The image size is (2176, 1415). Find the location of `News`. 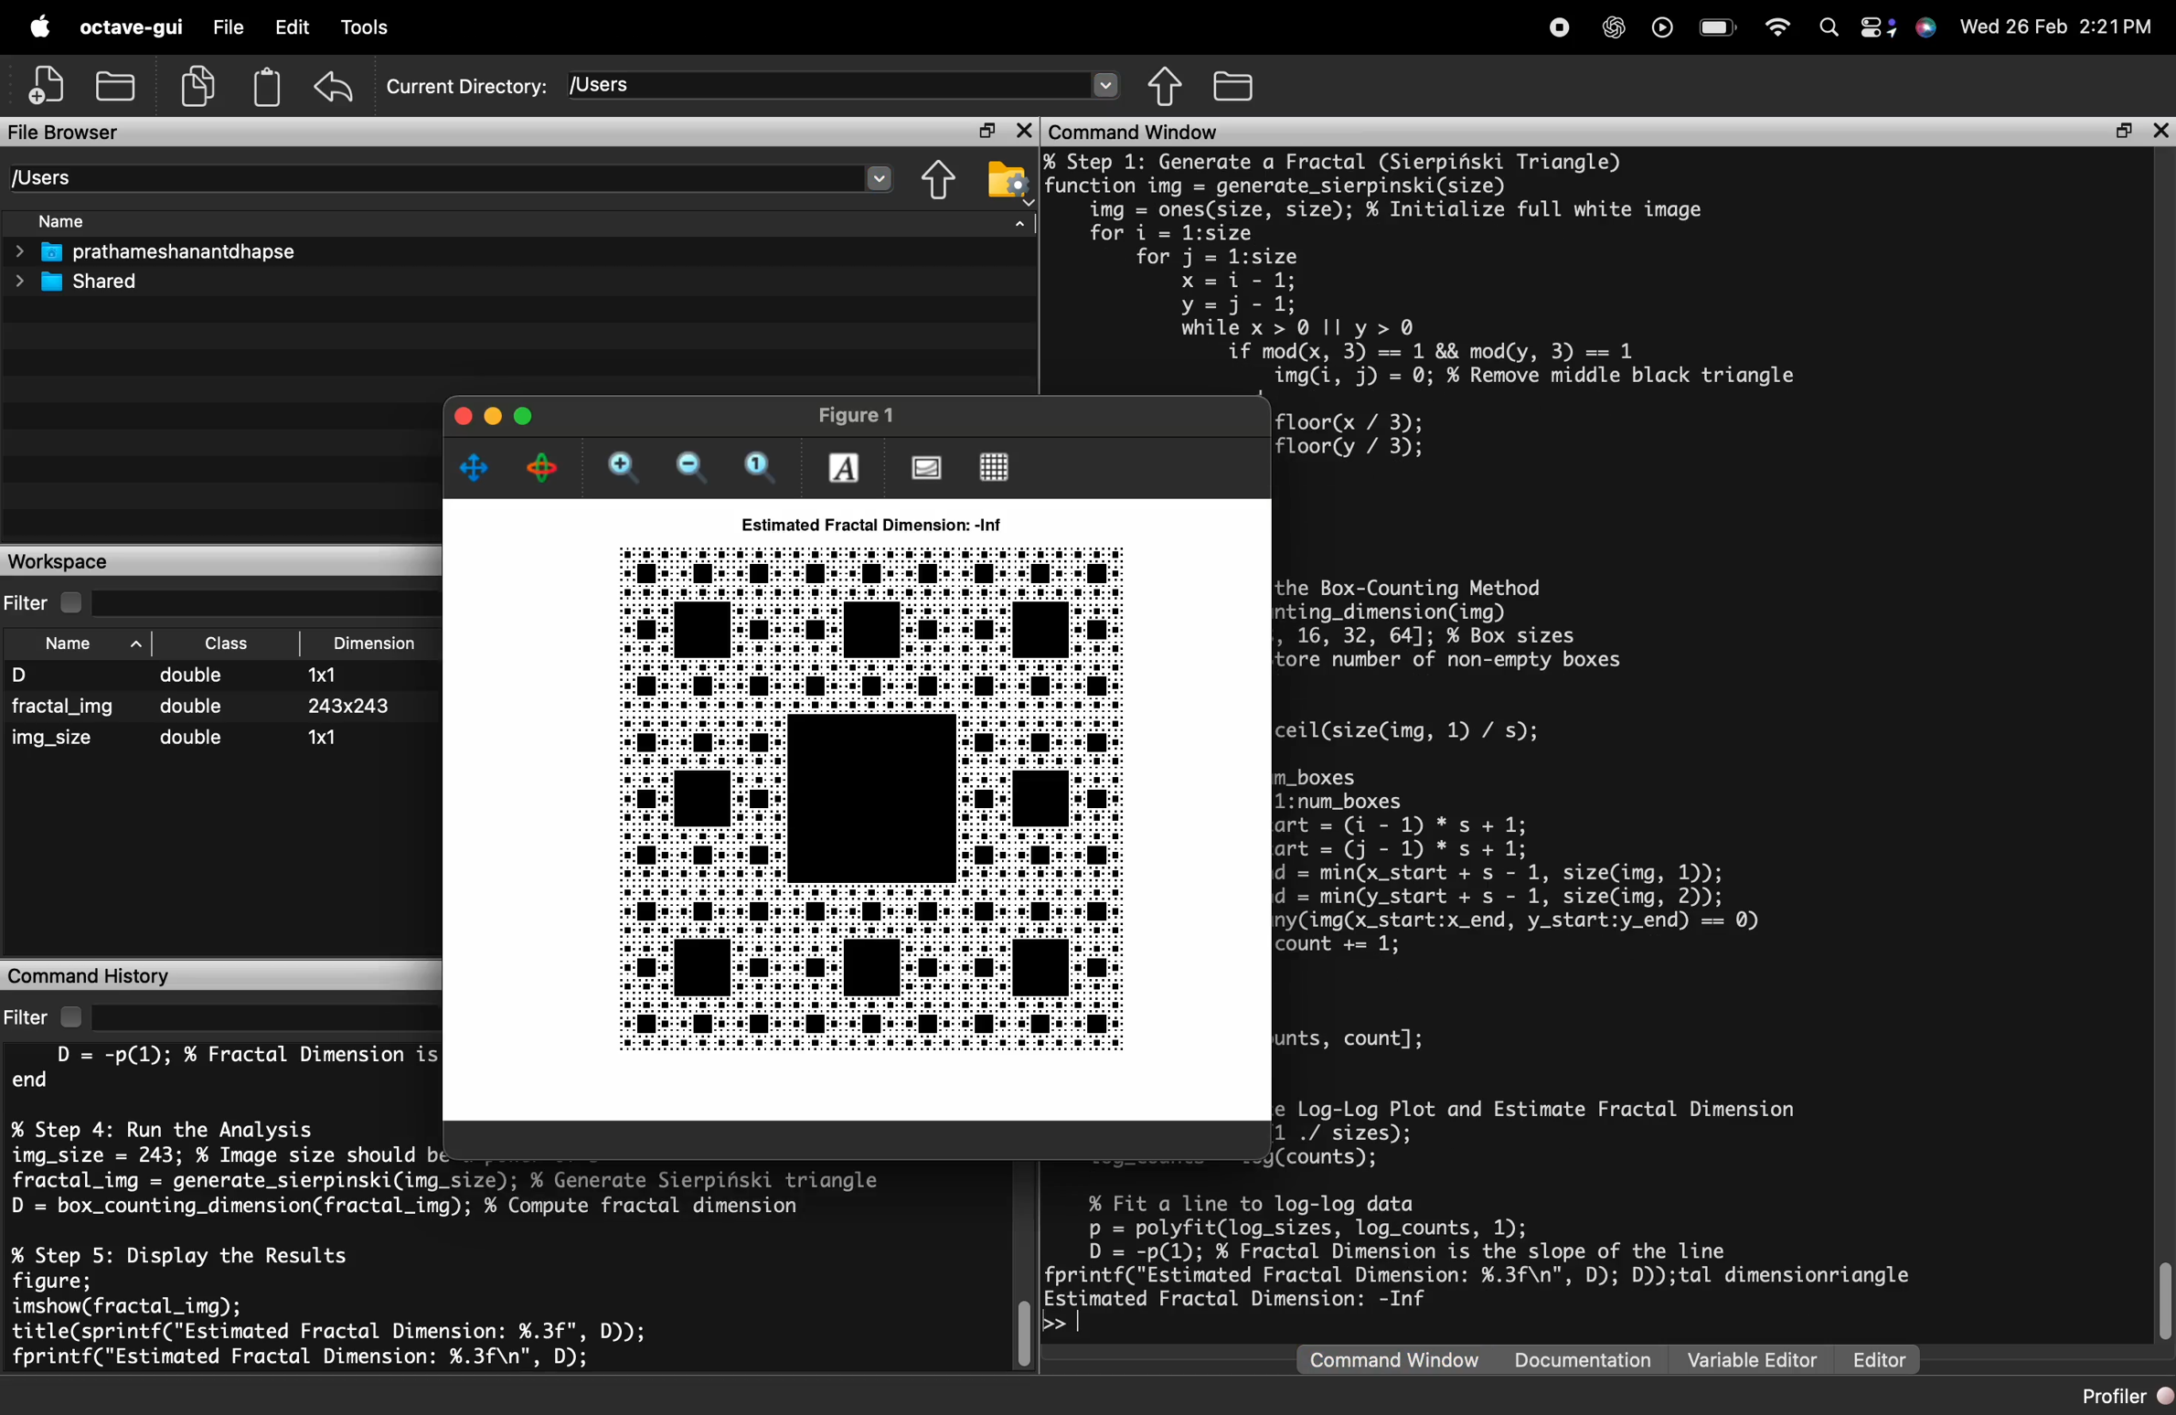

News is located at coordinates (706, 27).